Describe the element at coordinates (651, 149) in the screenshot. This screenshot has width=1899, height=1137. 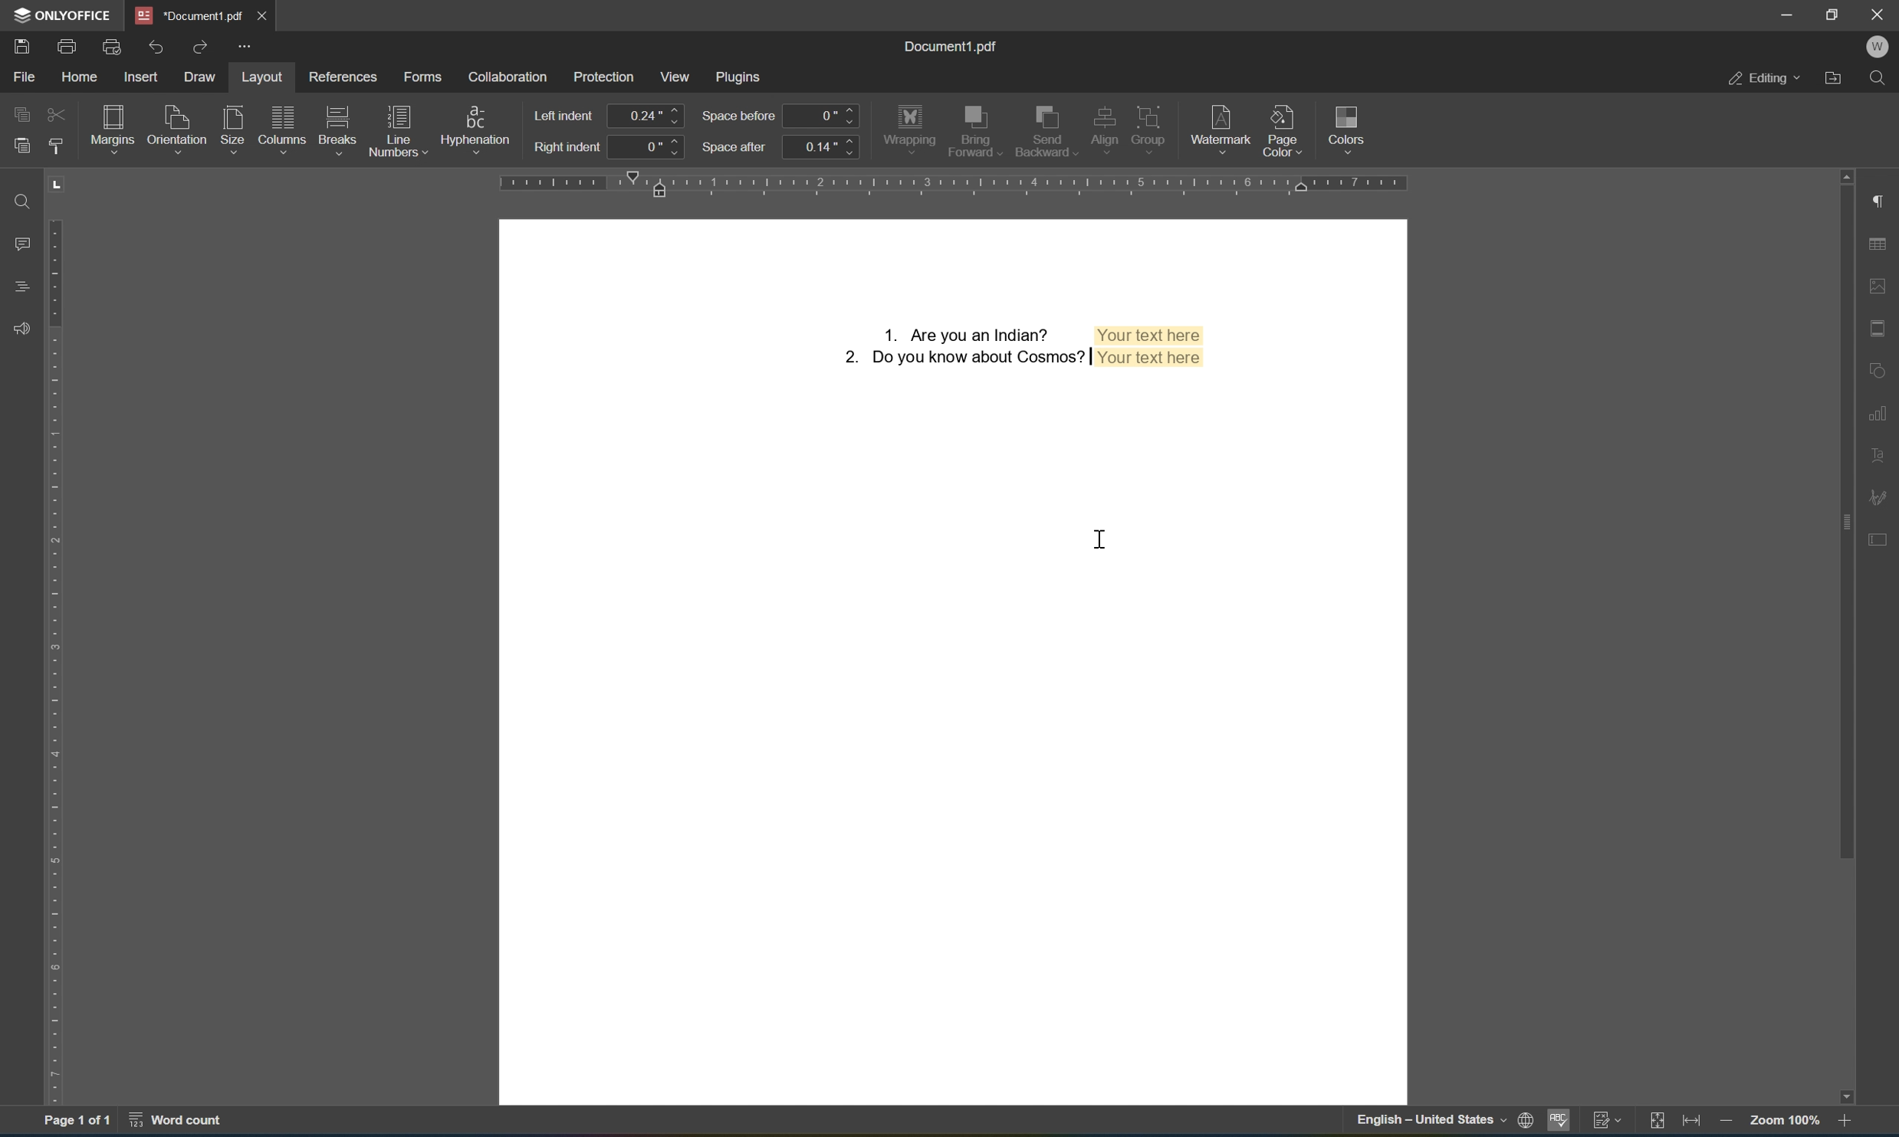
I see `0` at that location.